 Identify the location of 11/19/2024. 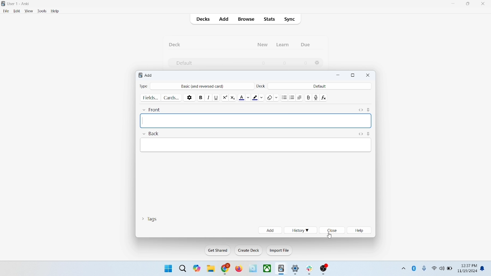
(467, 271).